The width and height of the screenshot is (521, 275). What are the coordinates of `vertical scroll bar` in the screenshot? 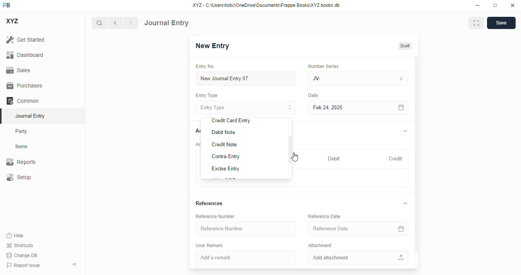 It's located at (416, 163).